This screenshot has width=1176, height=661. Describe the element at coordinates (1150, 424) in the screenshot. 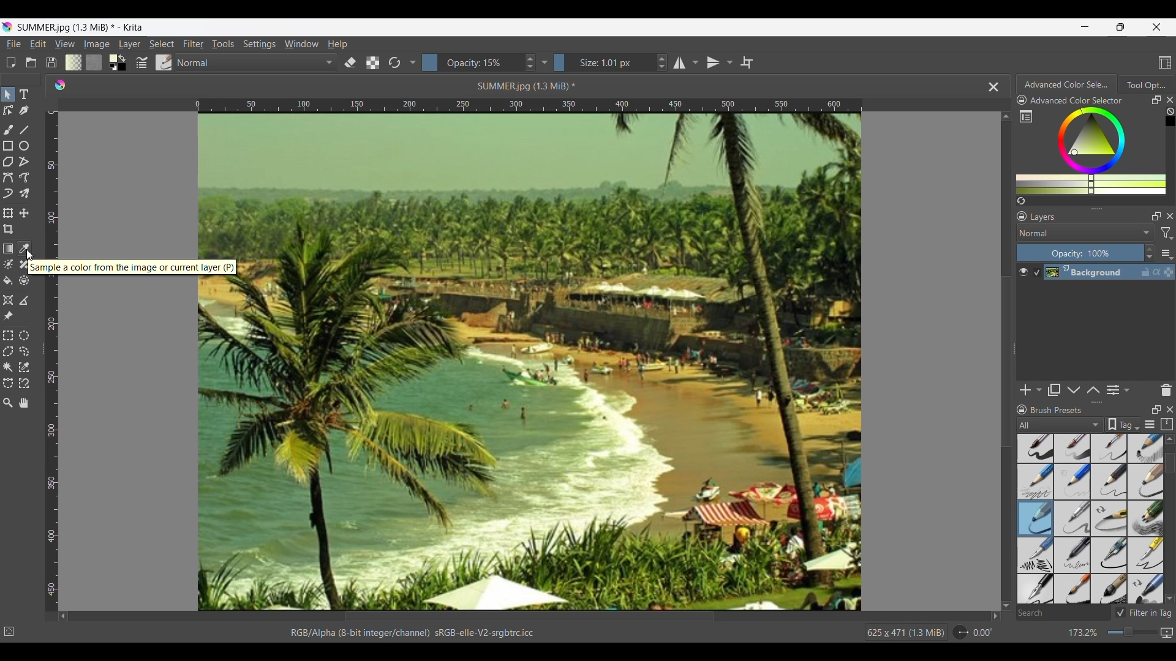

I see `Display settings` at that location.